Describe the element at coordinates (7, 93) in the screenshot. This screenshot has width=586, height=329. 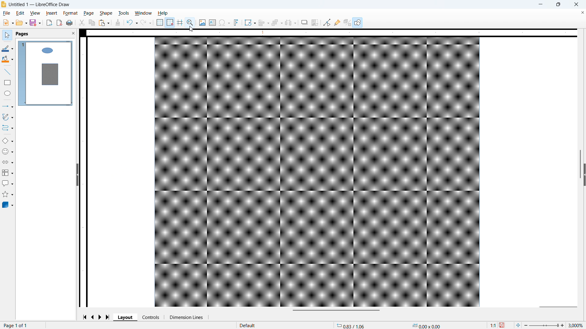
I see `Ellipse ` at that location.